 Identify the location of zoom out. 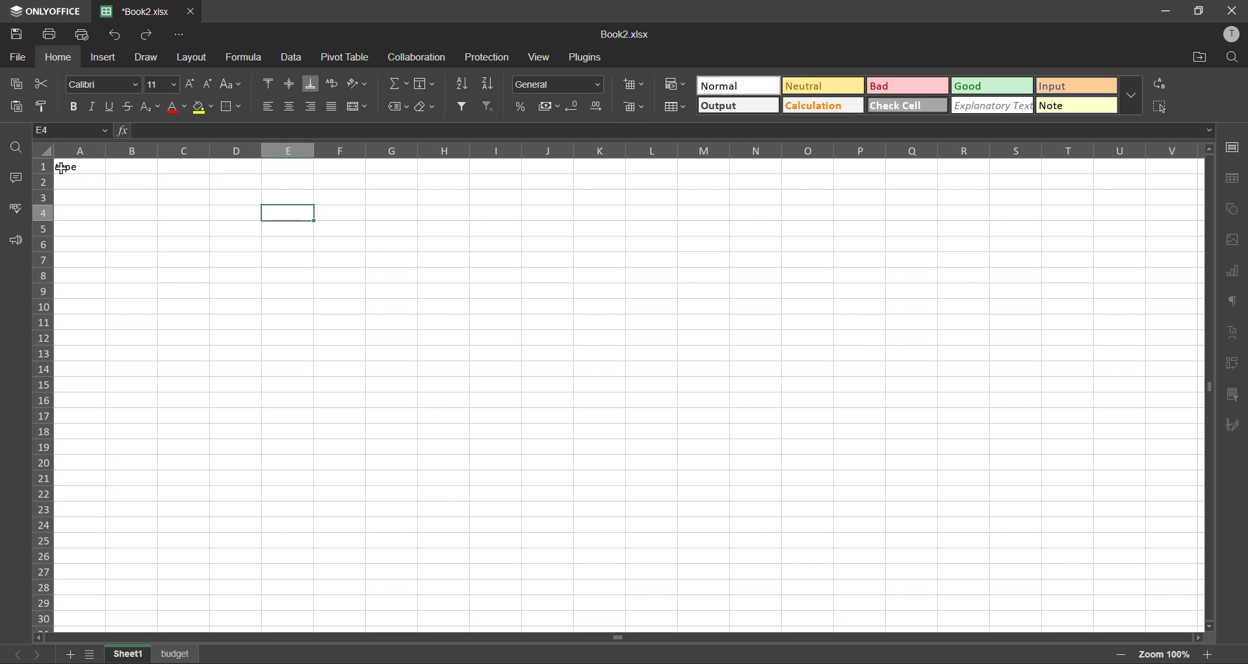
(1121, 656).